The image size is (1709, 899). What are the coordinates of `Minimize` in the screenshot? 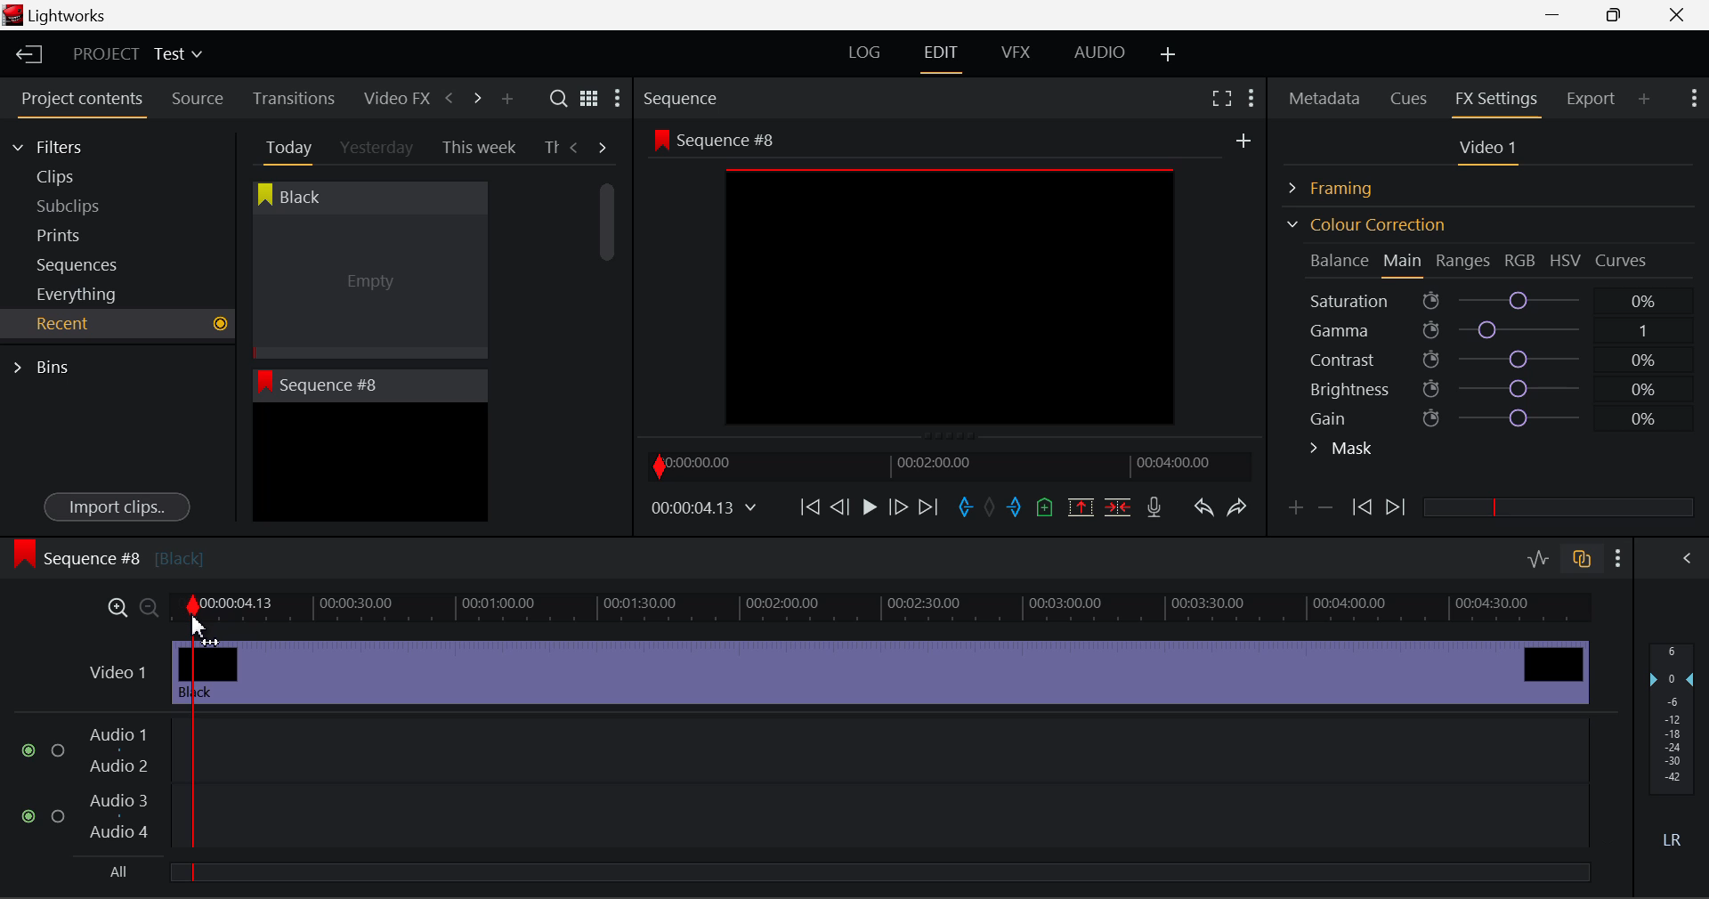 It's located at (1618, 14).